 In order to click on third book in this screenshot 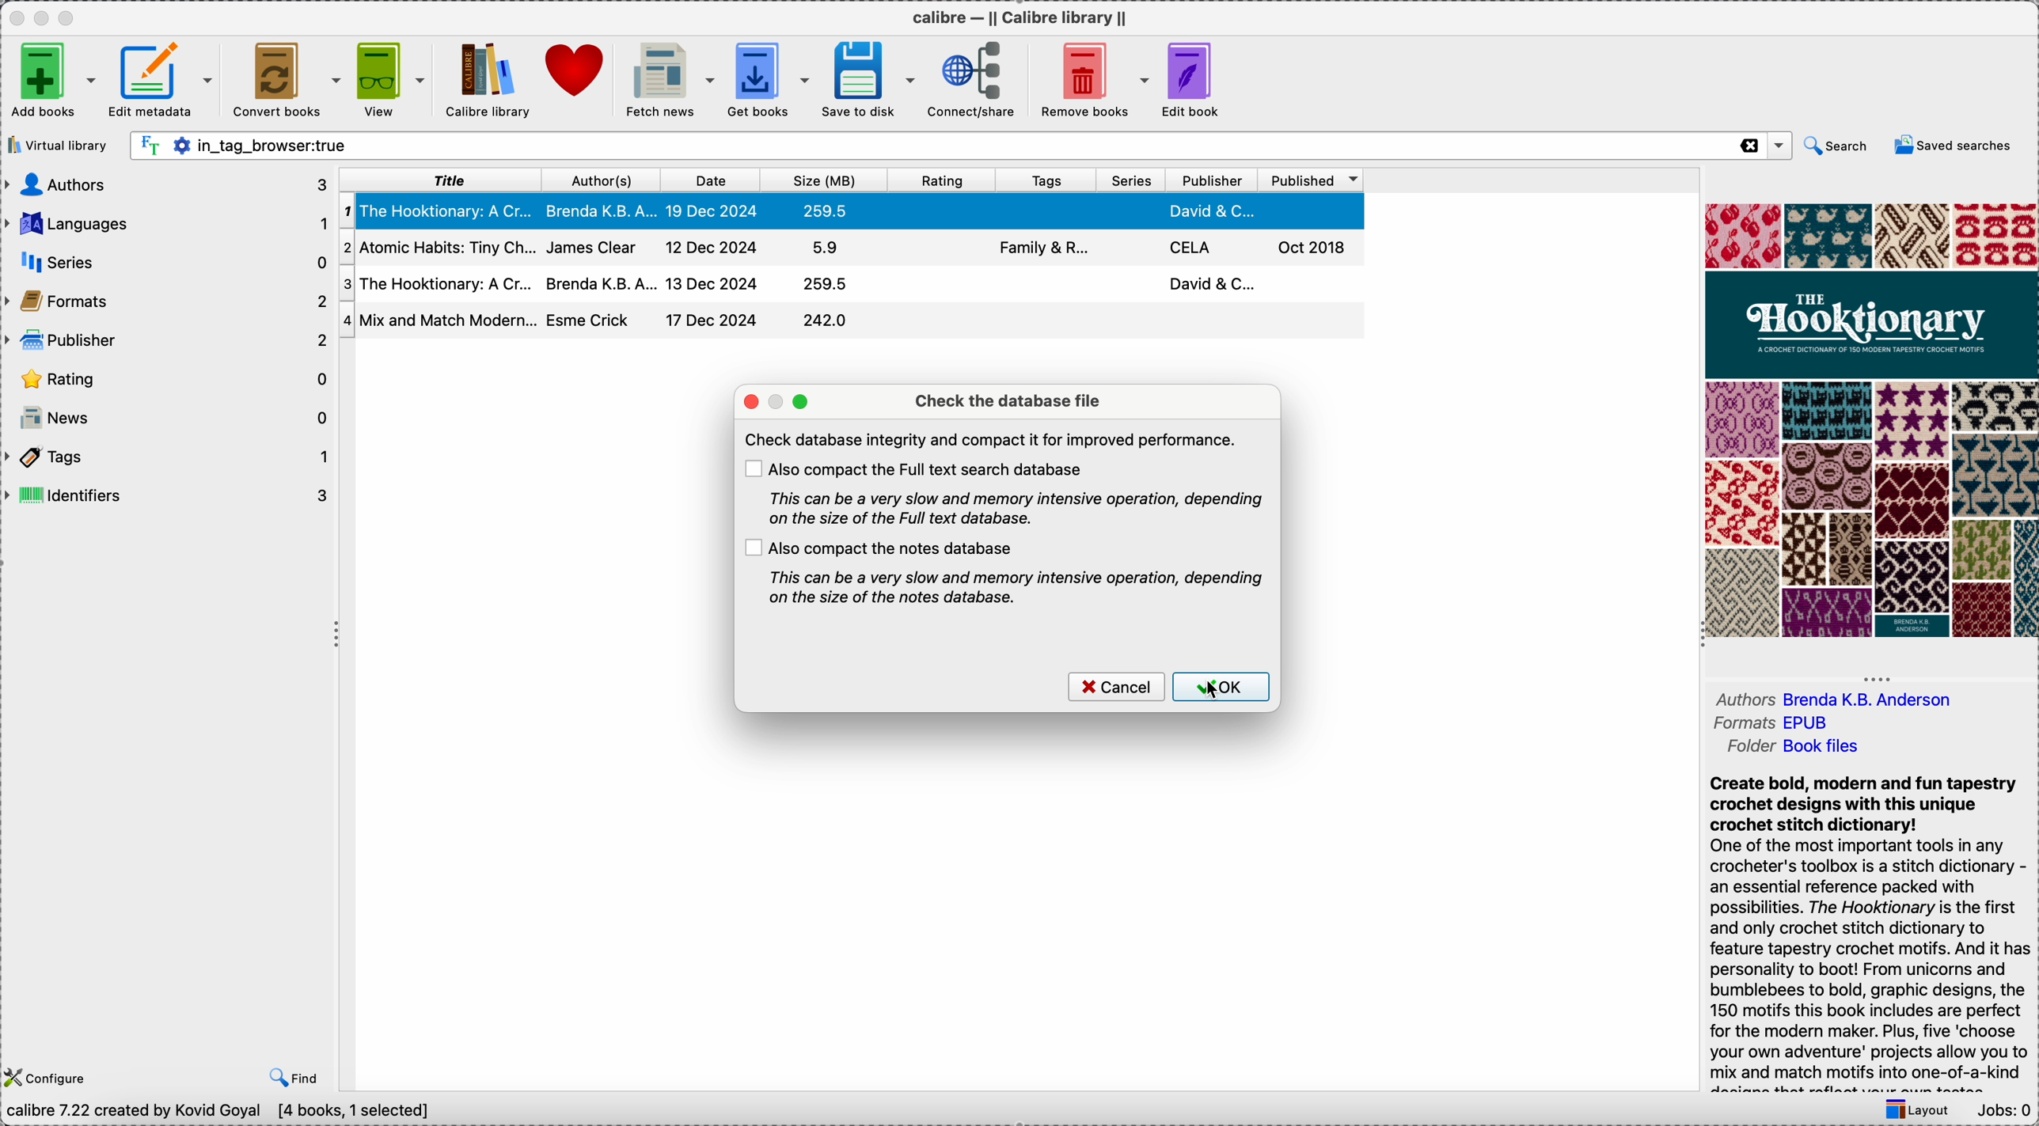, I will do `click(850, 285)`.